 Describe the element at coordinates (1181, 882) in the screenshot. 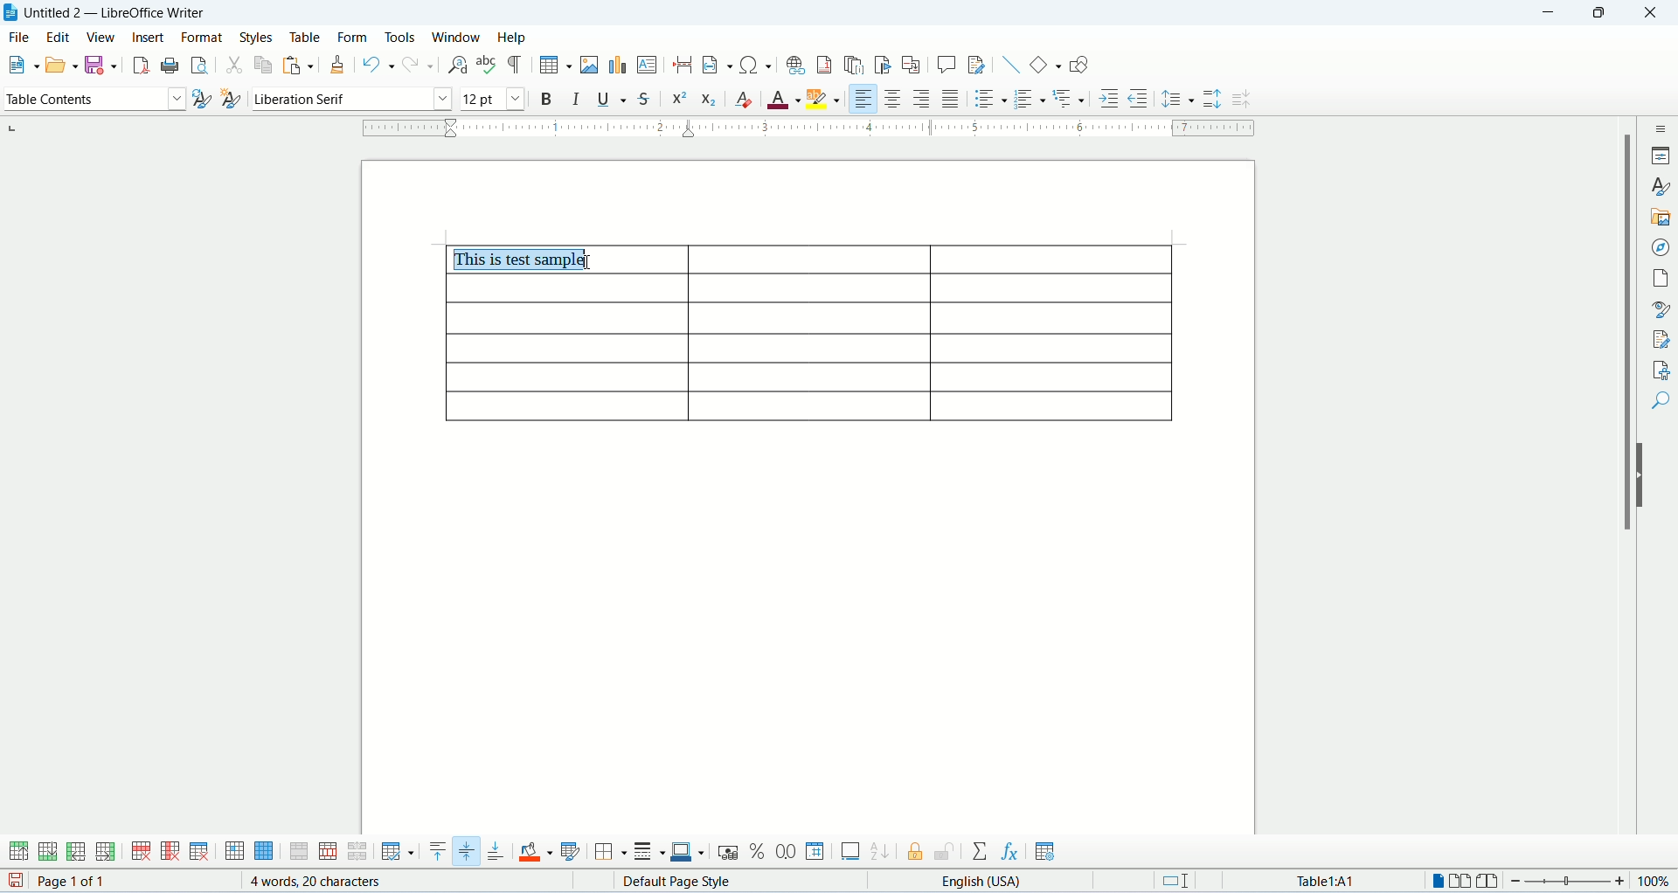

I see `standard selection` at that location.